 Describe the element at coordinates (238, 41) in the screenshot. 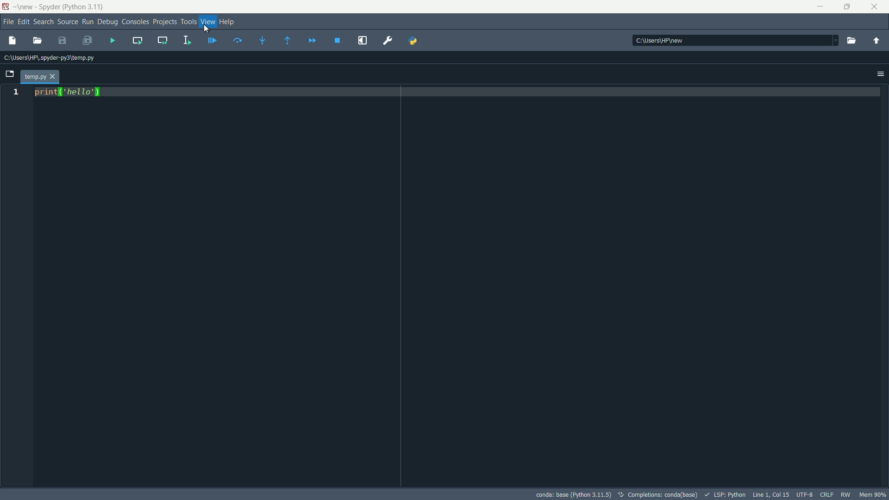

I see `run current file` at that location.